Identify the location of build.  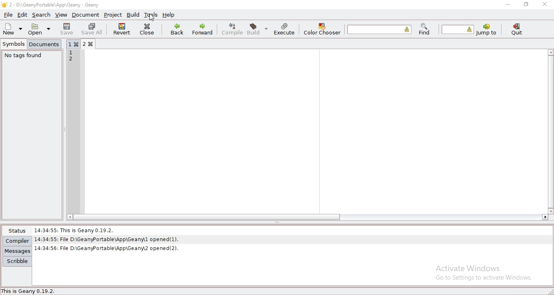
(256, 29).